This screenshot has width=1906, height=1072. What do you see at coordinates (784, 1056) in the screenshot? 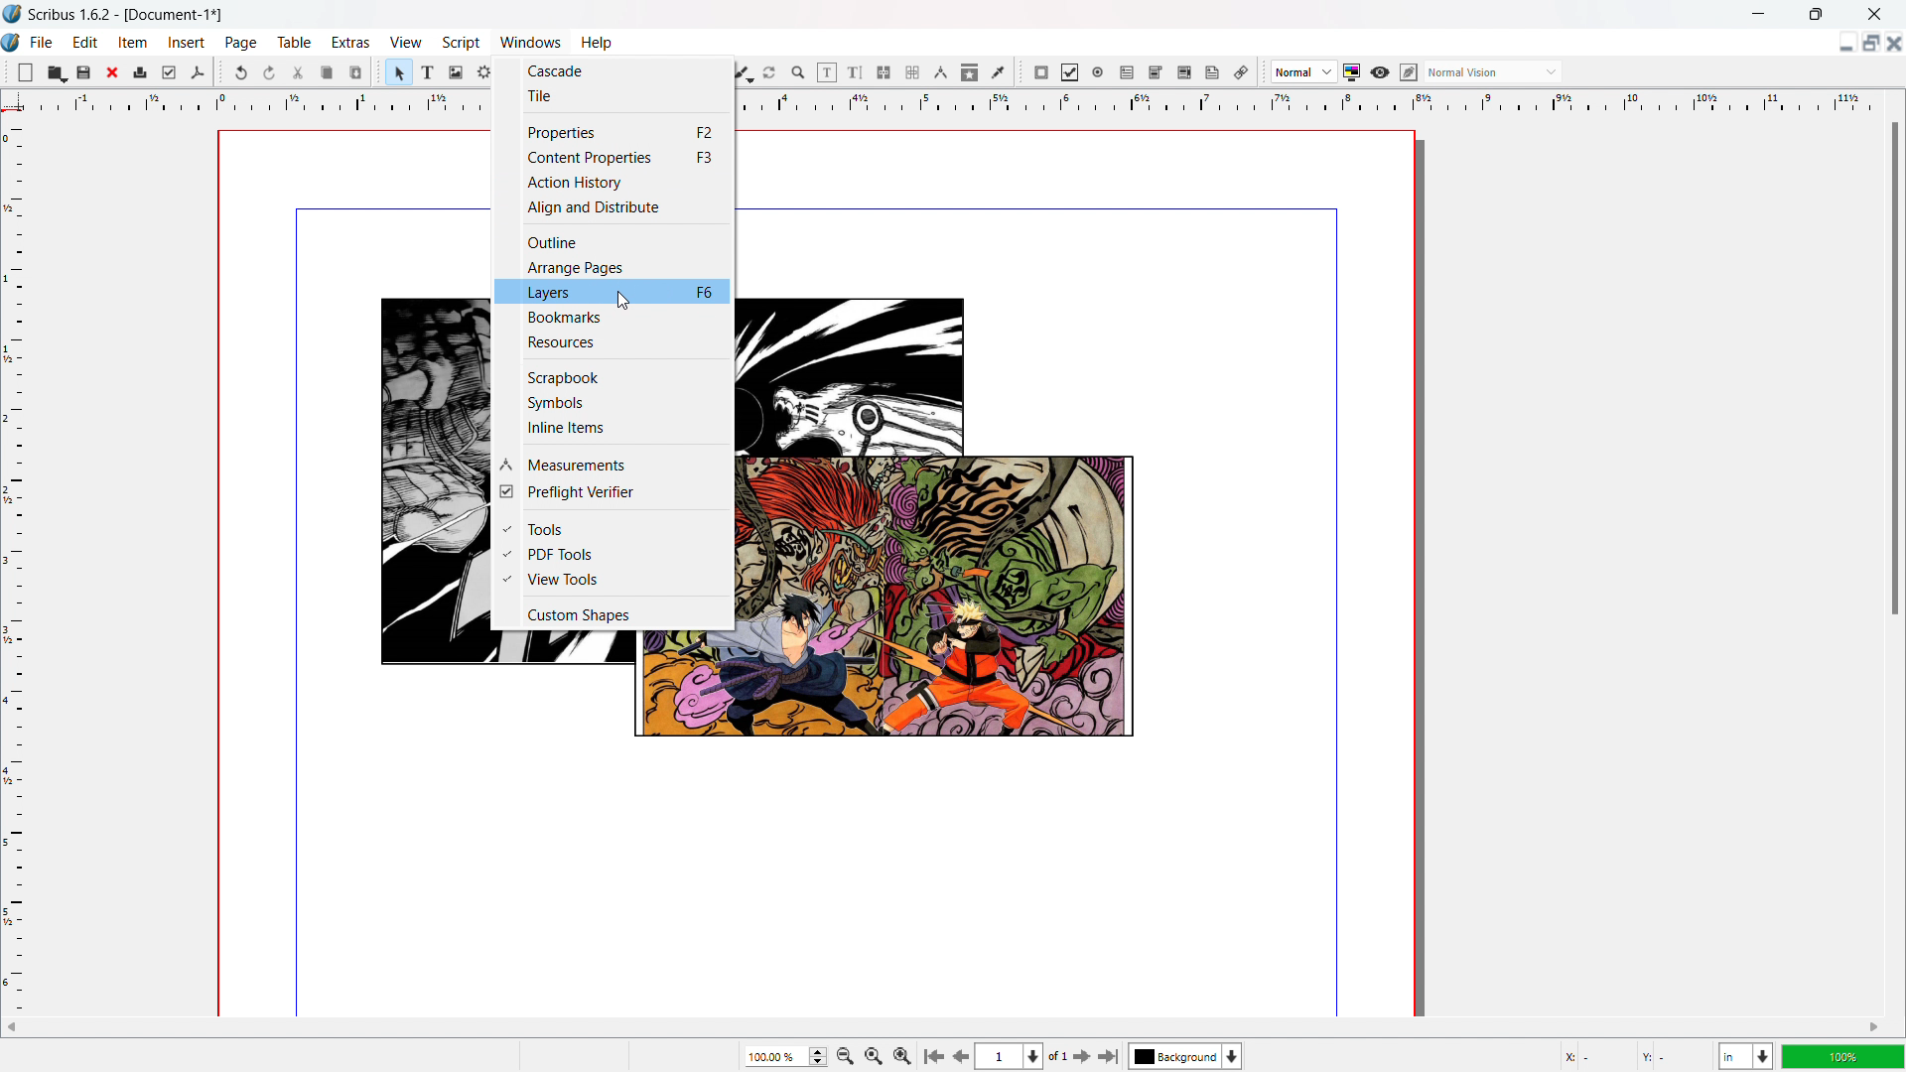
I see `current zoom level` at bounding box center [784, 1056].